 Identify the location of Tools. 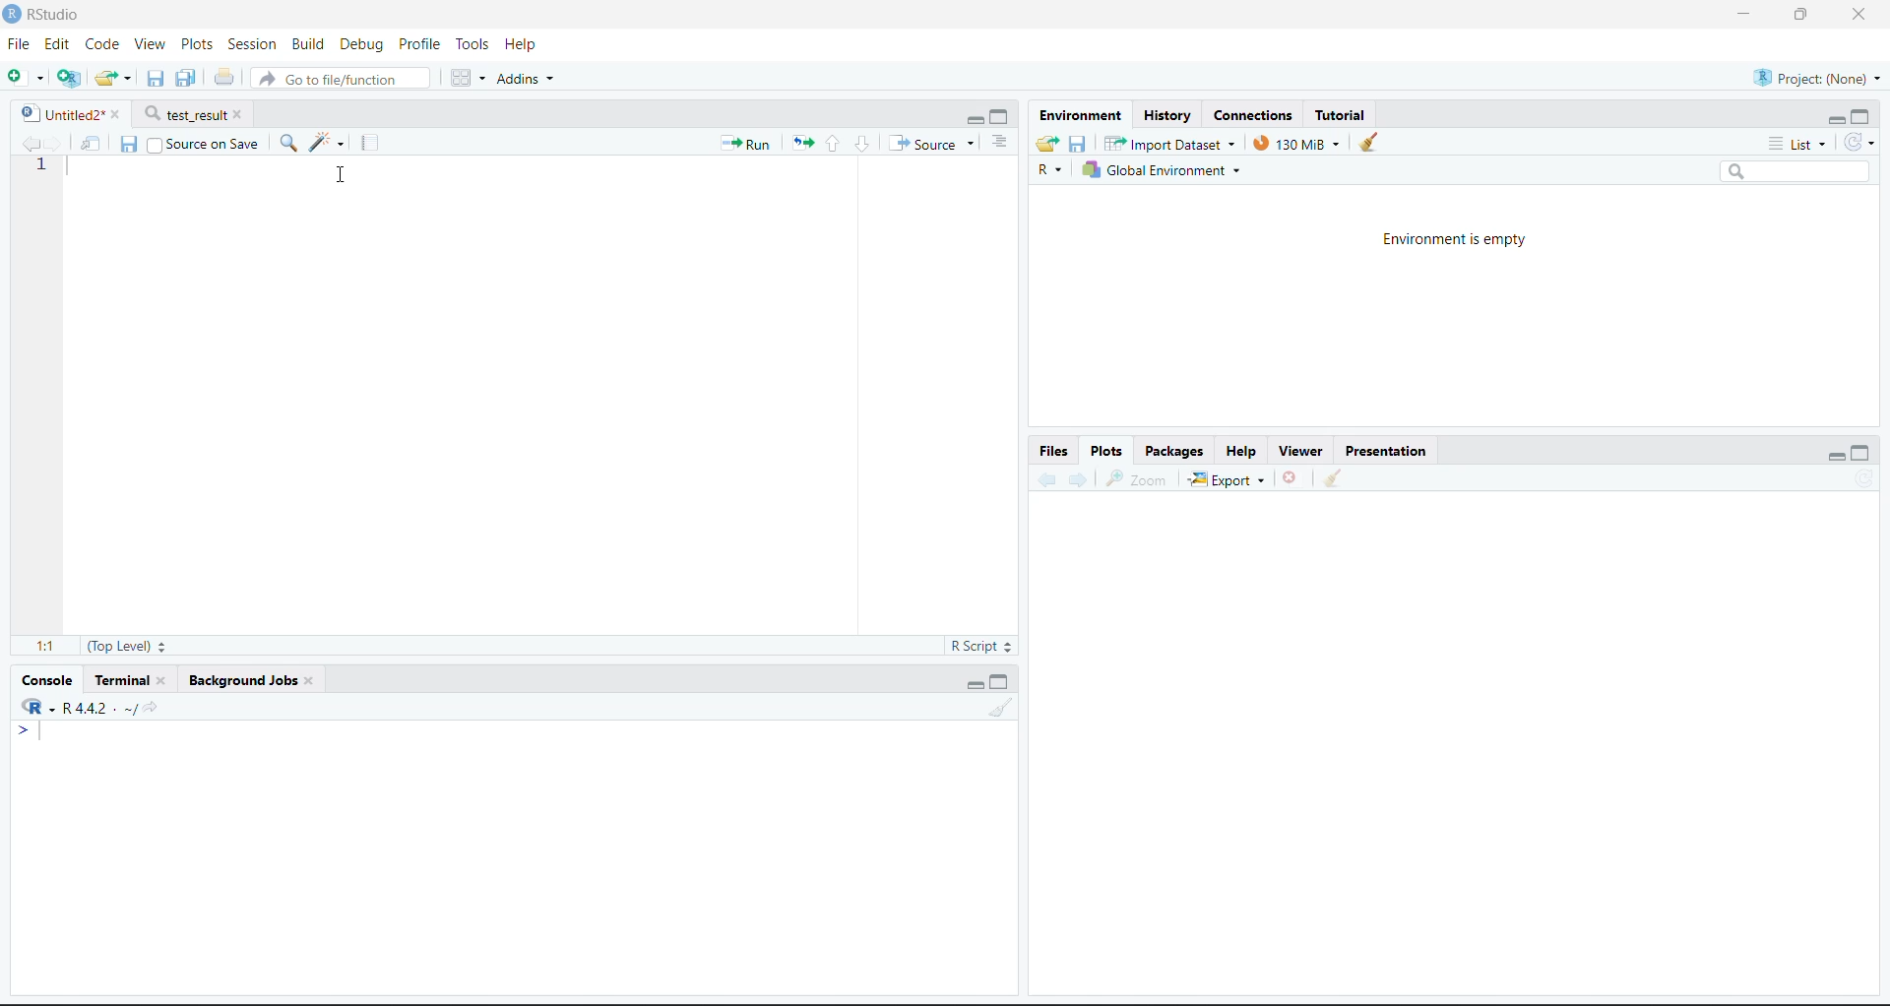
(472, 42).